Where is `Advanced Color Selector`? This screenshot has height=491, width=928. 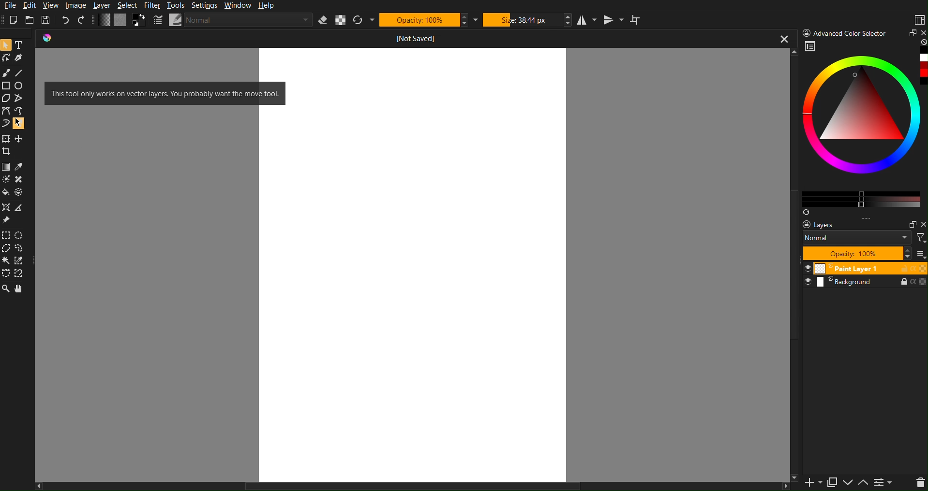
Advanced Color Selector is located at coordinates (864, 128).